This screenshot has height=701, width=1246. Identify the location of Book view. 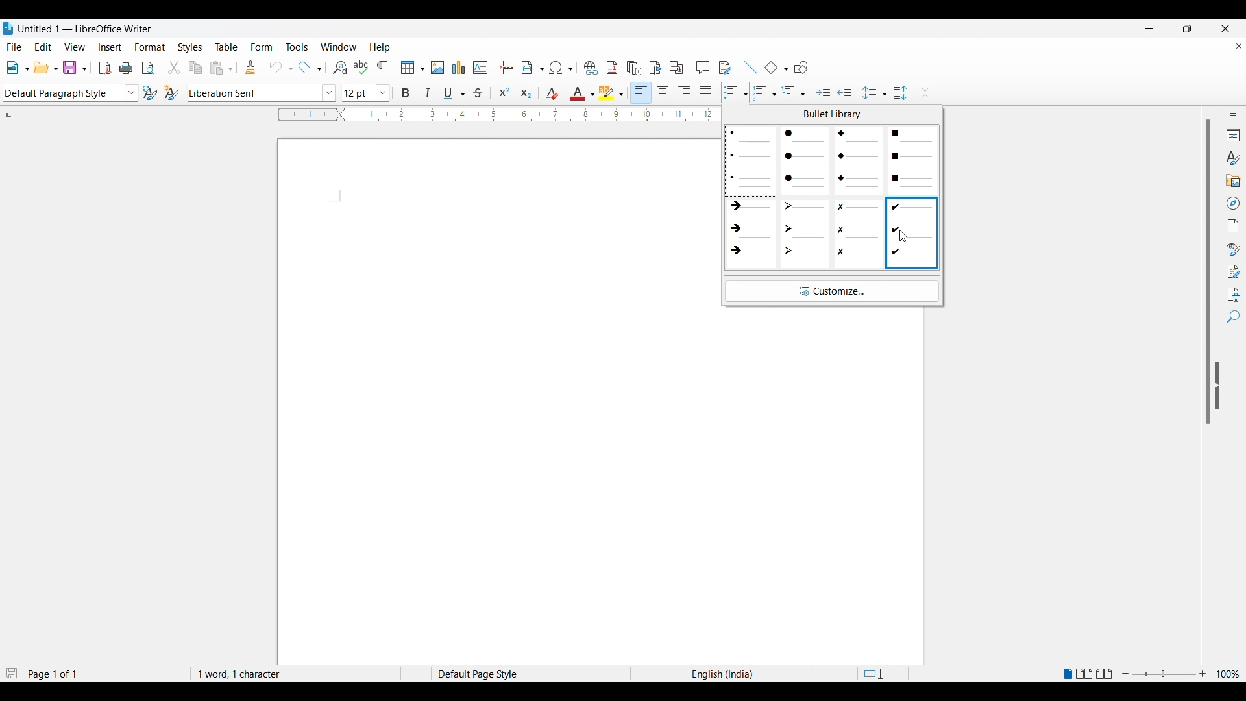
(1105, 672).